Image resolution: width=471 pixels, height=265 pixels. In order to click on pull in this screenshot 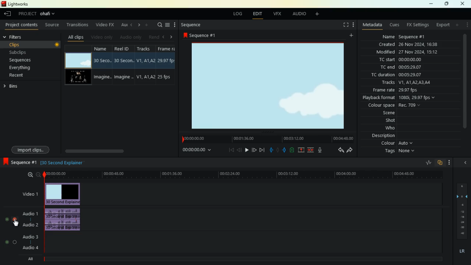, I will do `click(271, 151)`.